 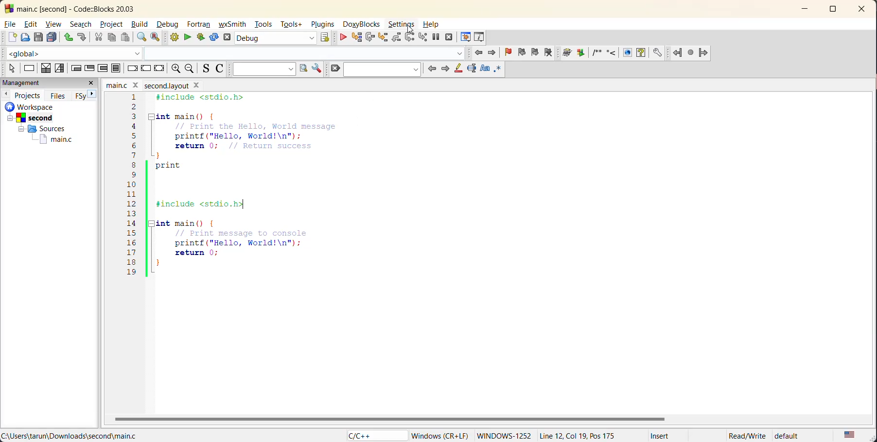 I want to click on debugging windows, so click(x=466, y=37).